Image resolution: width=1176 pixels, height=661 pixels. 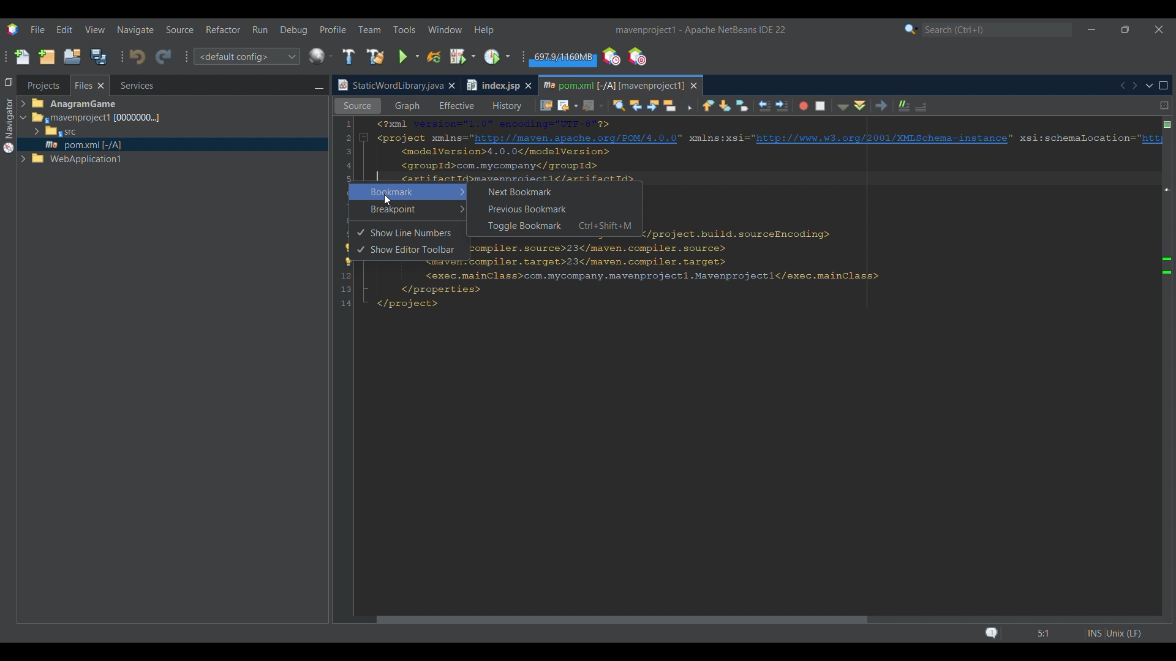 What do you see at coordinates (589, 105) in the screenshot?
I see `Forward options` at bounding box center [589, 105].